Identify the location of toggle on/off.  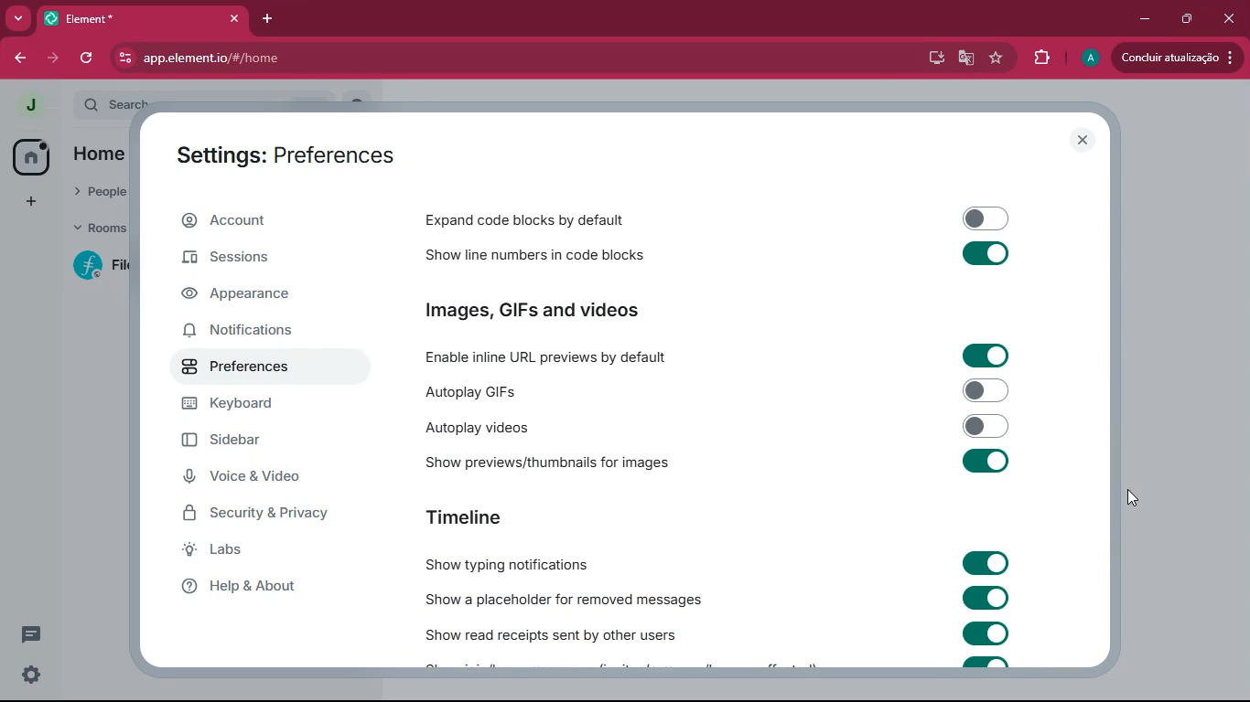
(987, 633).